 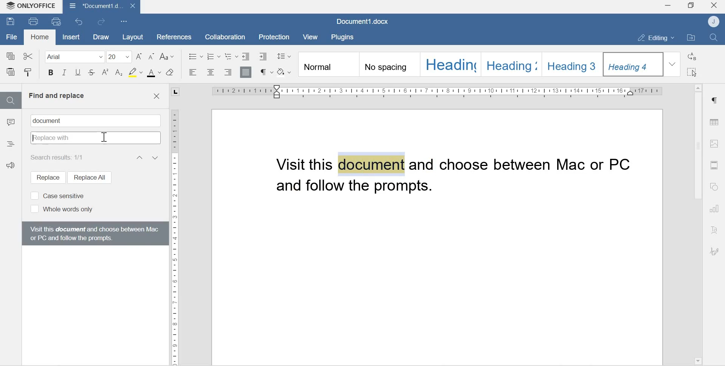 I want to click on Subscript, so click(x=119, y=73).